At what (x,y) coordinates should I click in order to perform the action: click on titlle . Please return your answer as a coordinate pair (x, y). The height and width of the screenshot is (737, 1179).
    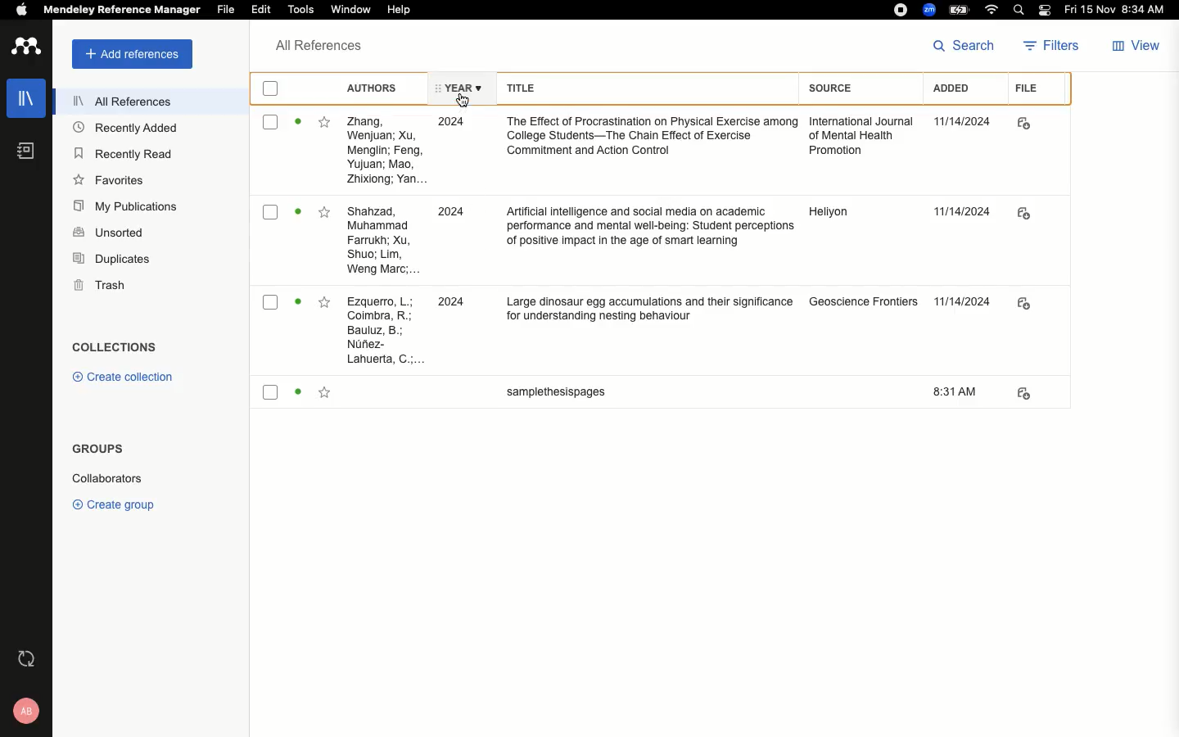
    Looking at the image, I should click on (645, 139).